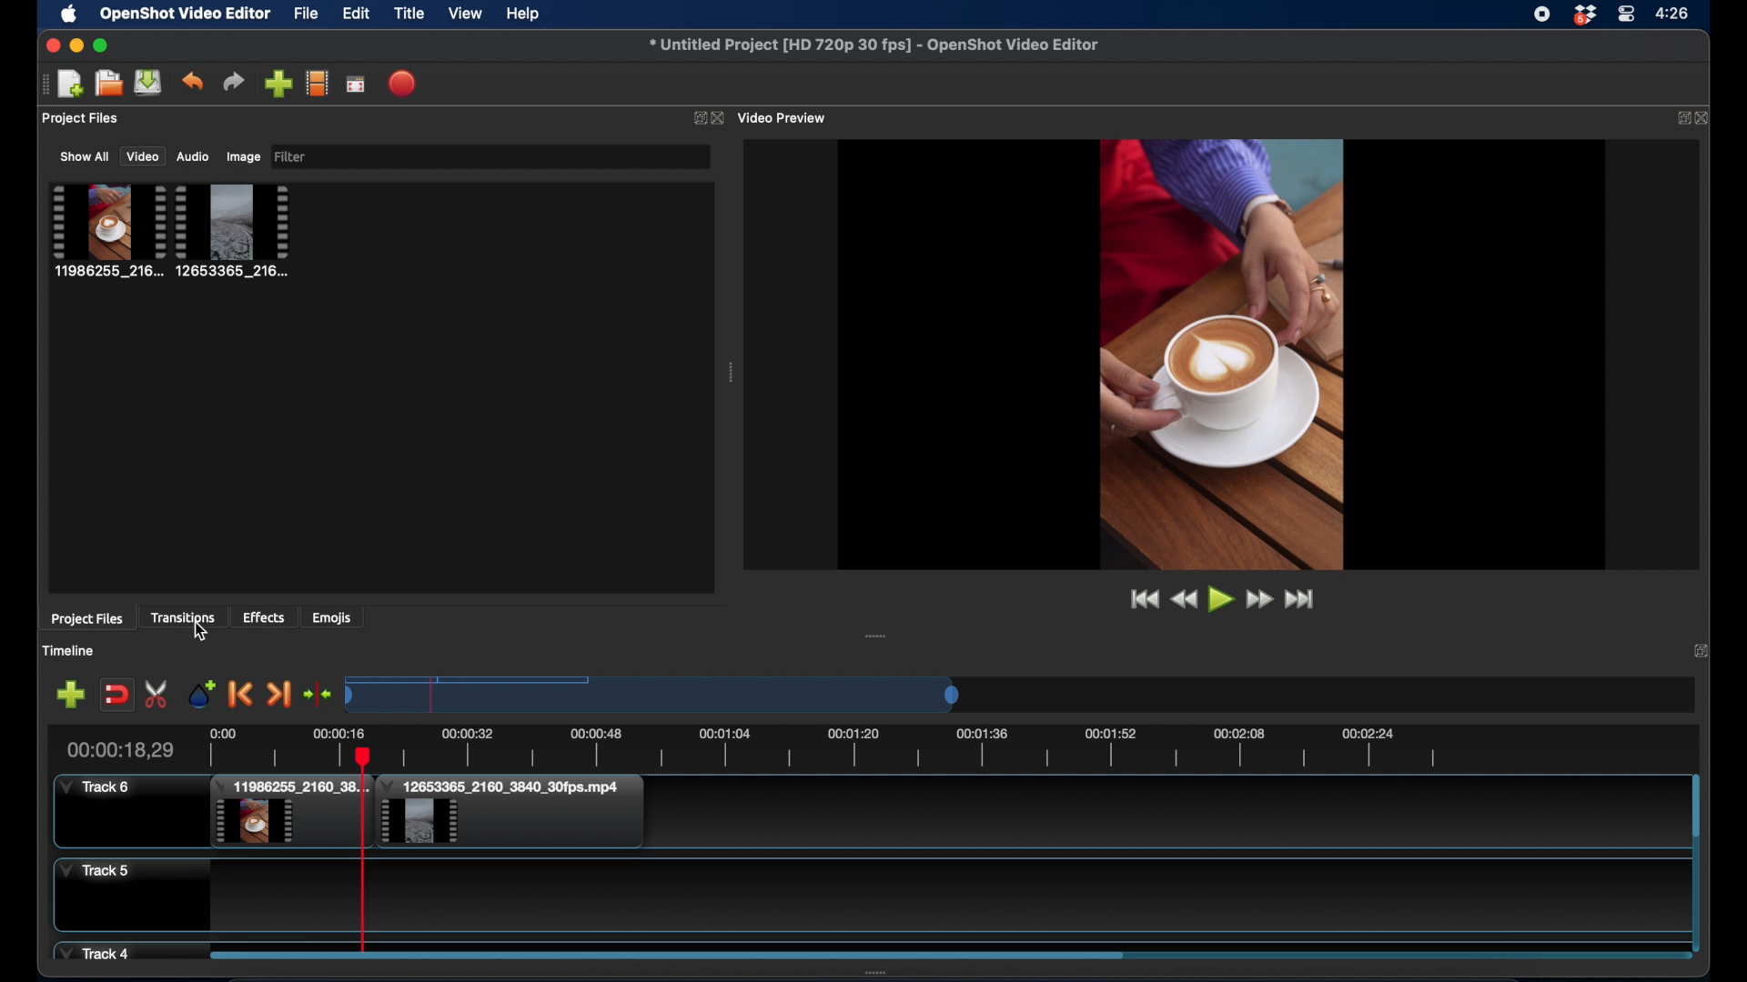 Image resolution: width=1747 pixels, height=982 pixels. What do you see at coordinates (697, 117) in the screenshot?
I see `expand` at bounding box center [697, 117].